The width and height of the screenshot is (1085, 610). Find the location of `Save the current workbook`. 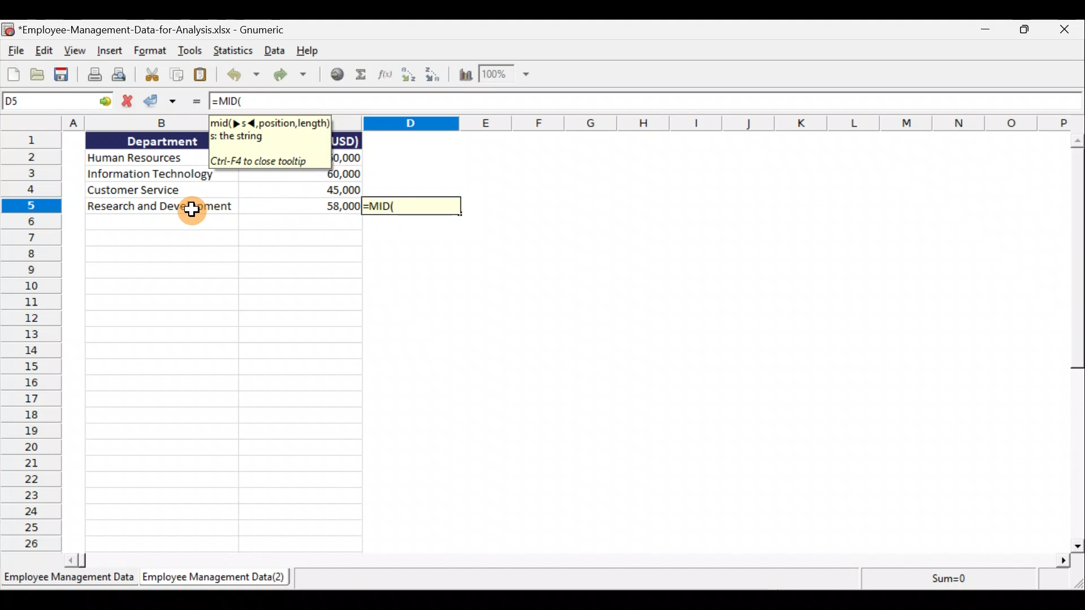

Save the current workbook is located at coordinates (60, 73).